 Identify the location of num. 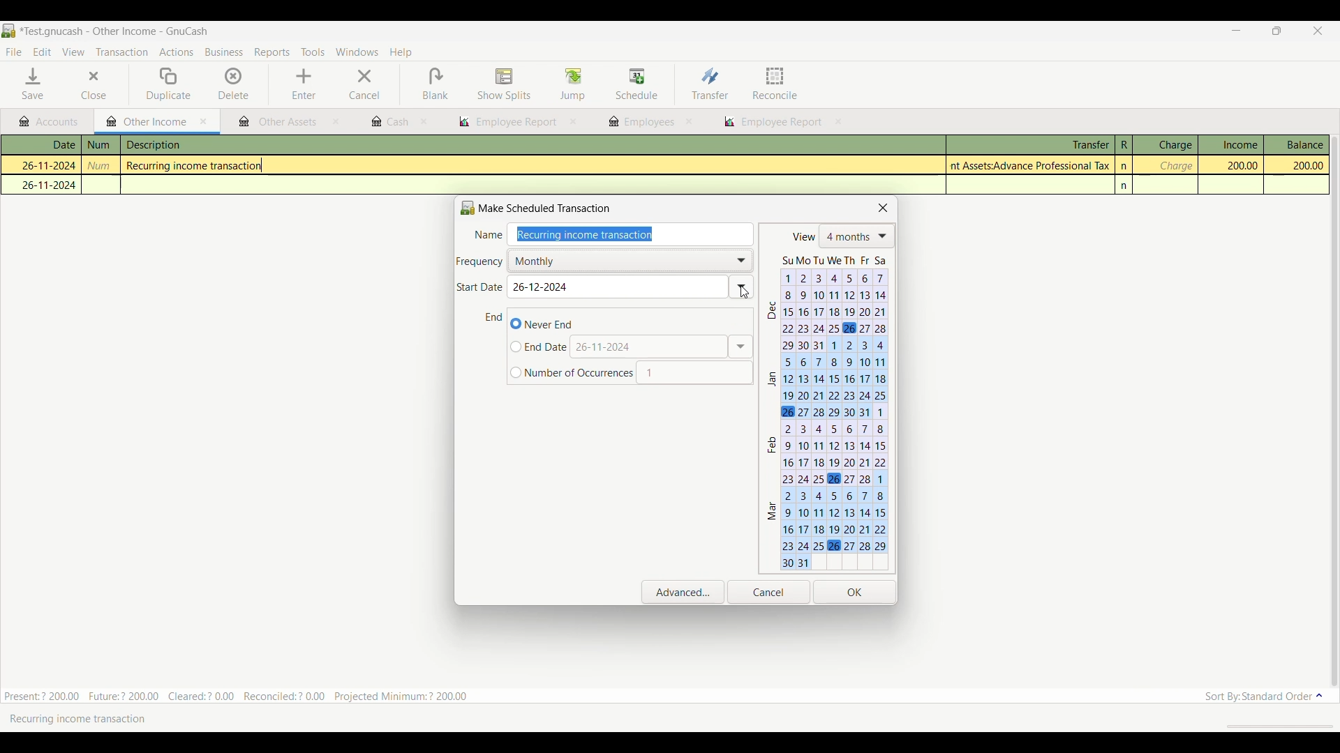
(102, 166).